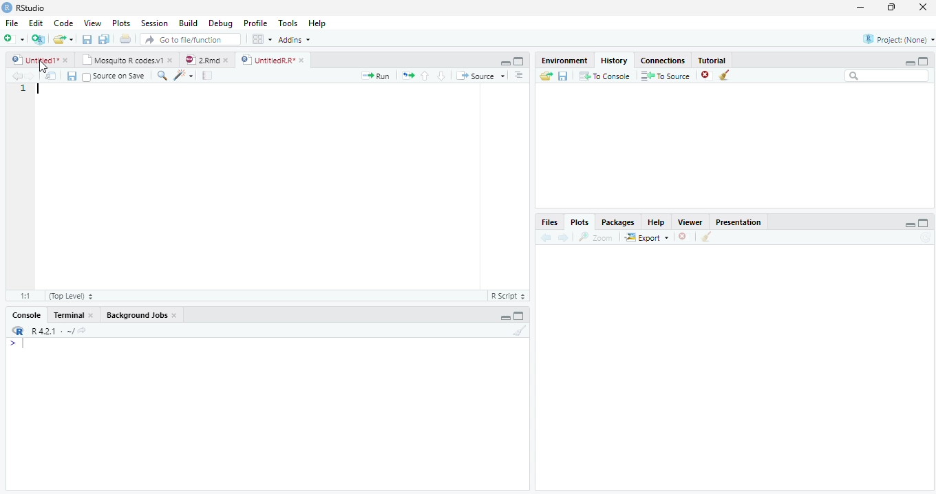 The width and height of the screenshot is (936, 494). What do you see at coordinates (408, 76) in the screenshot?
I see `Pages` at bounding box center [408, 76].